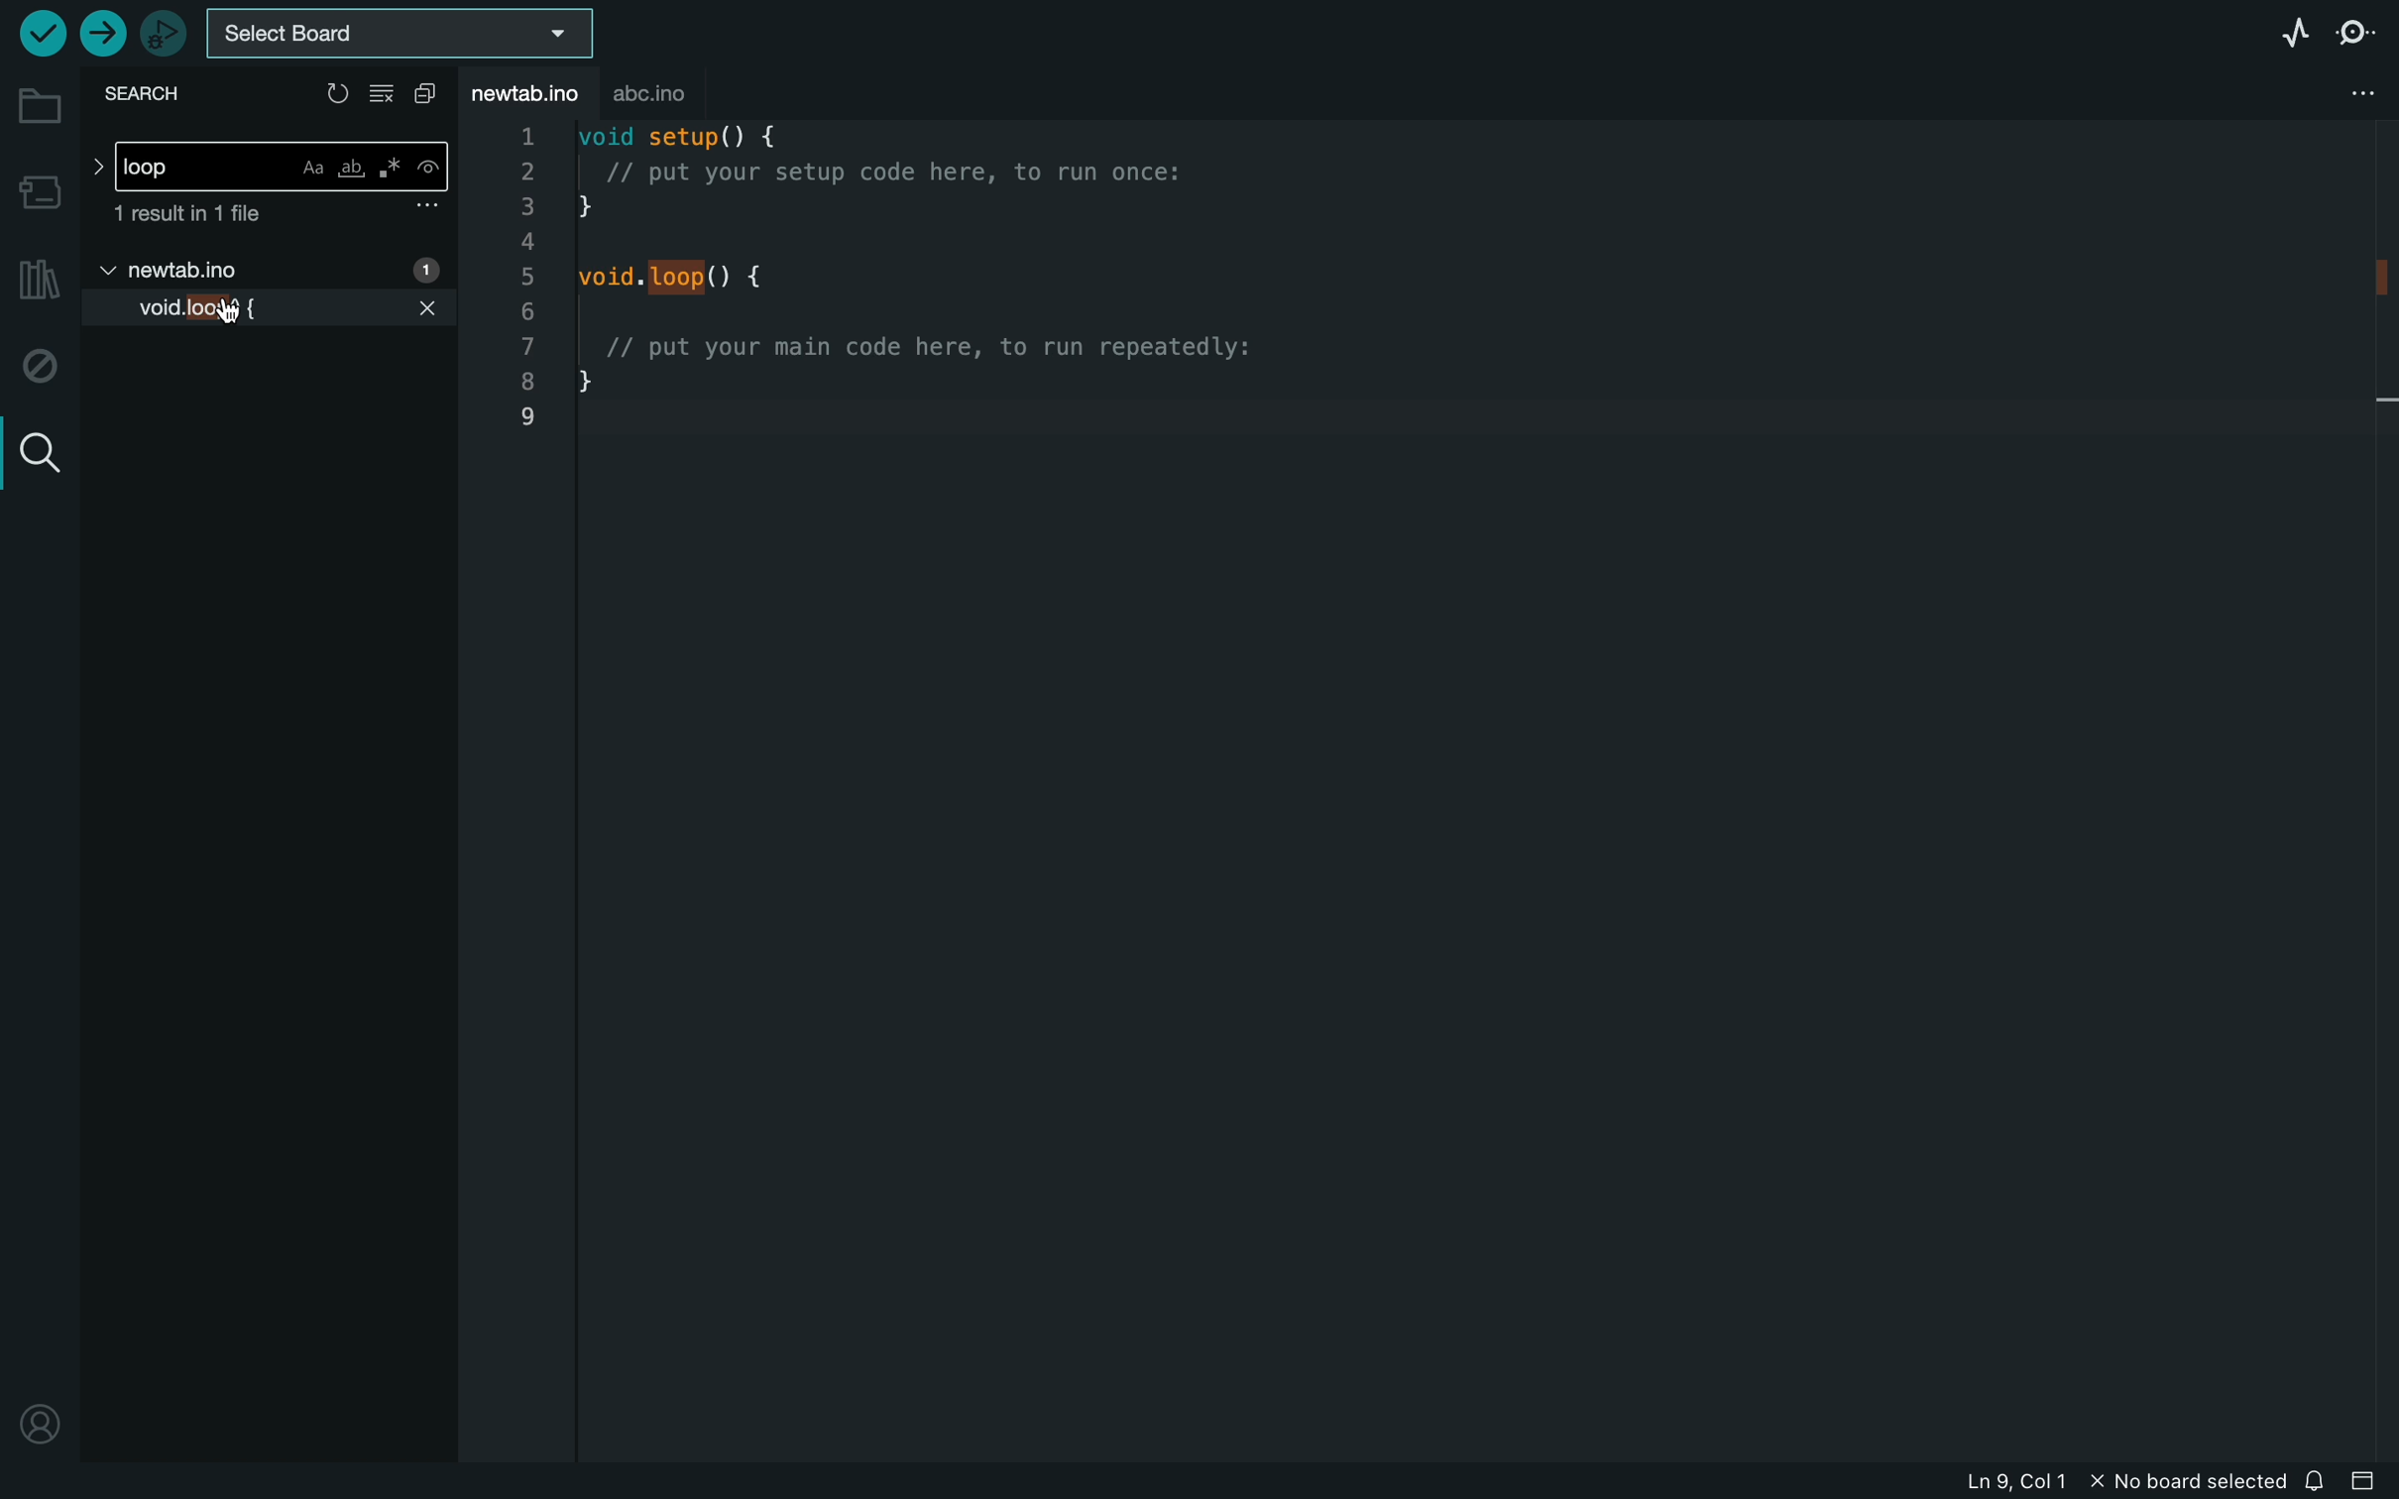 The width and height of the screenshot is (2399, 1499). What do you see at coordinates (40, 35) in the screenshot?
I see `verify` at bounding box center [40, 35].